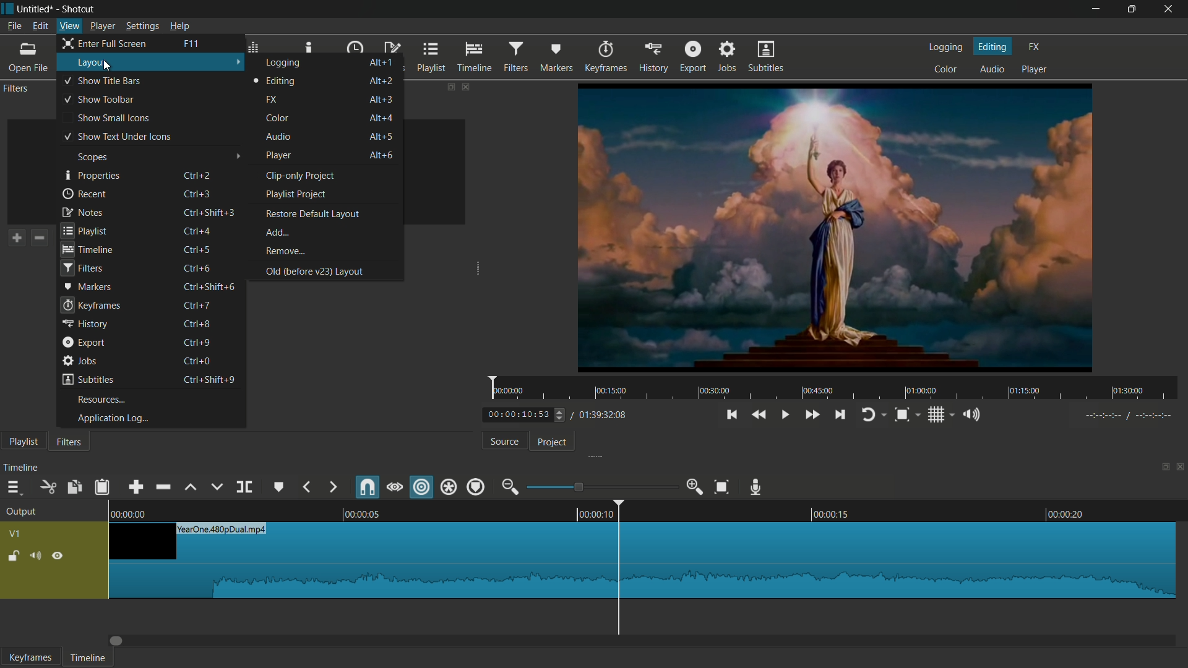 The image size is (1188, 668). I want to click on skip to the next point, so click(840, 416).